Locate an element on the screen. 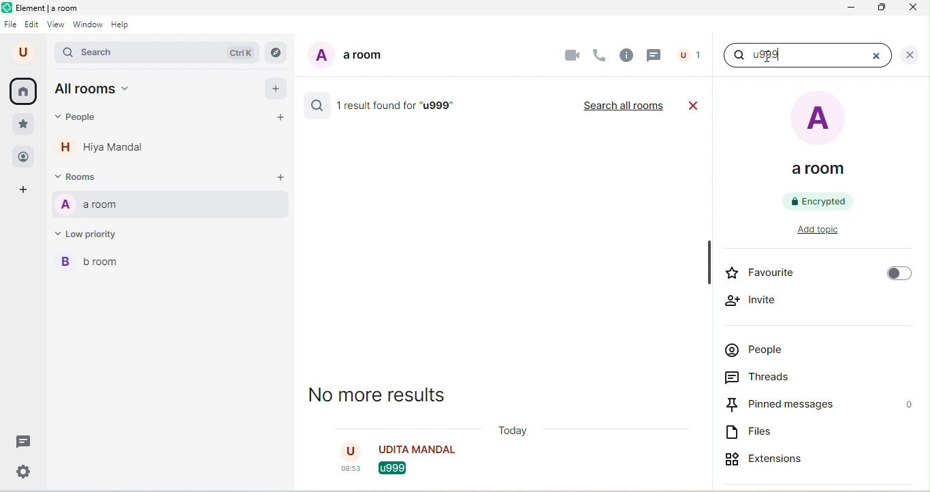  voice call is located at coordinates (600, 53).